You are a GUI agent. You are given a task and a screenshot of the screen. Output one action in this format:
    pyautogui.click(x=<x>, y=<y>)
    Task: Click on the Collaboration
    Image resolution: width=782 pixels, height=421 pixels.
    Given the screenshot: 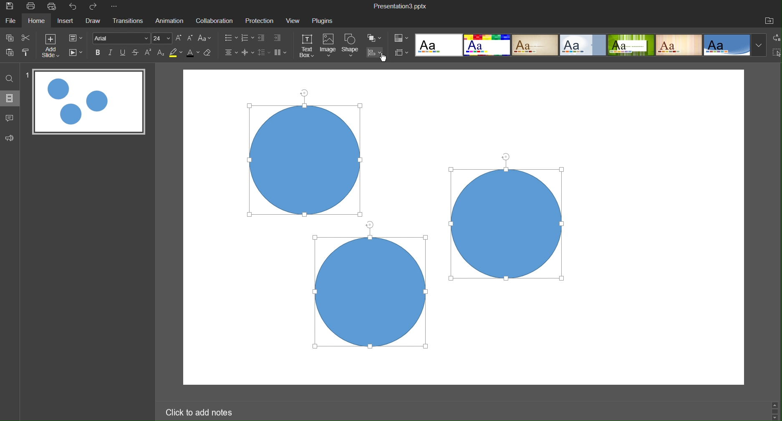 What is the action you would take?
    pyautogui.click(x=216, y=21)
    